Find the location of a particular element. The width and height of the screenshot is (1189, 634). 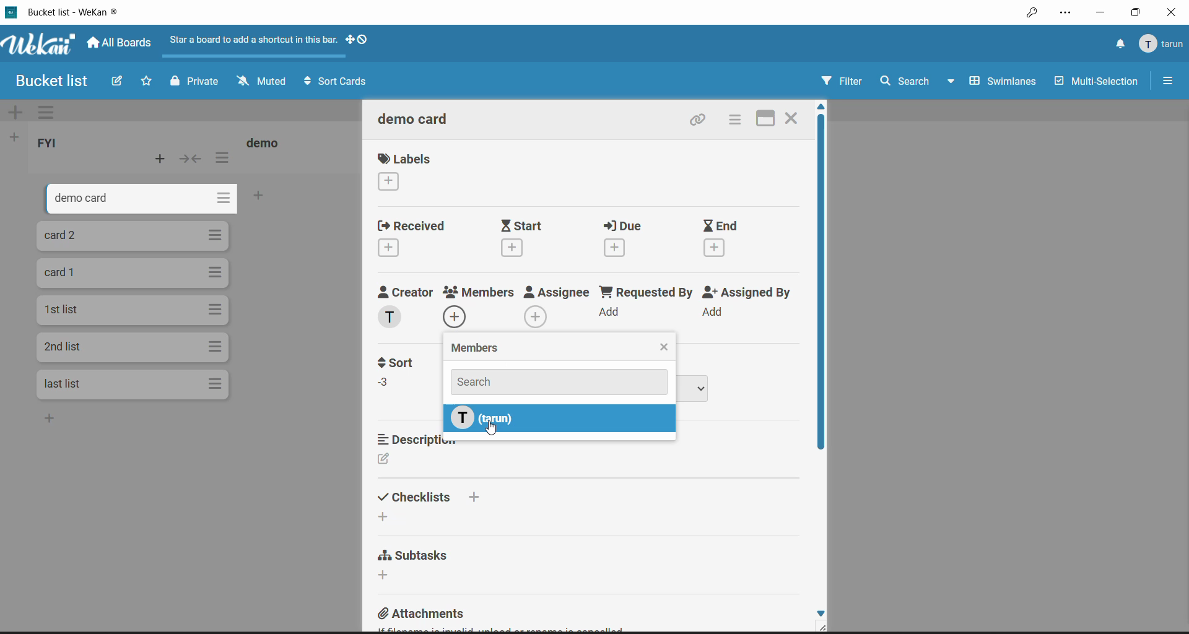

labels is located at coordinates (405, 159).